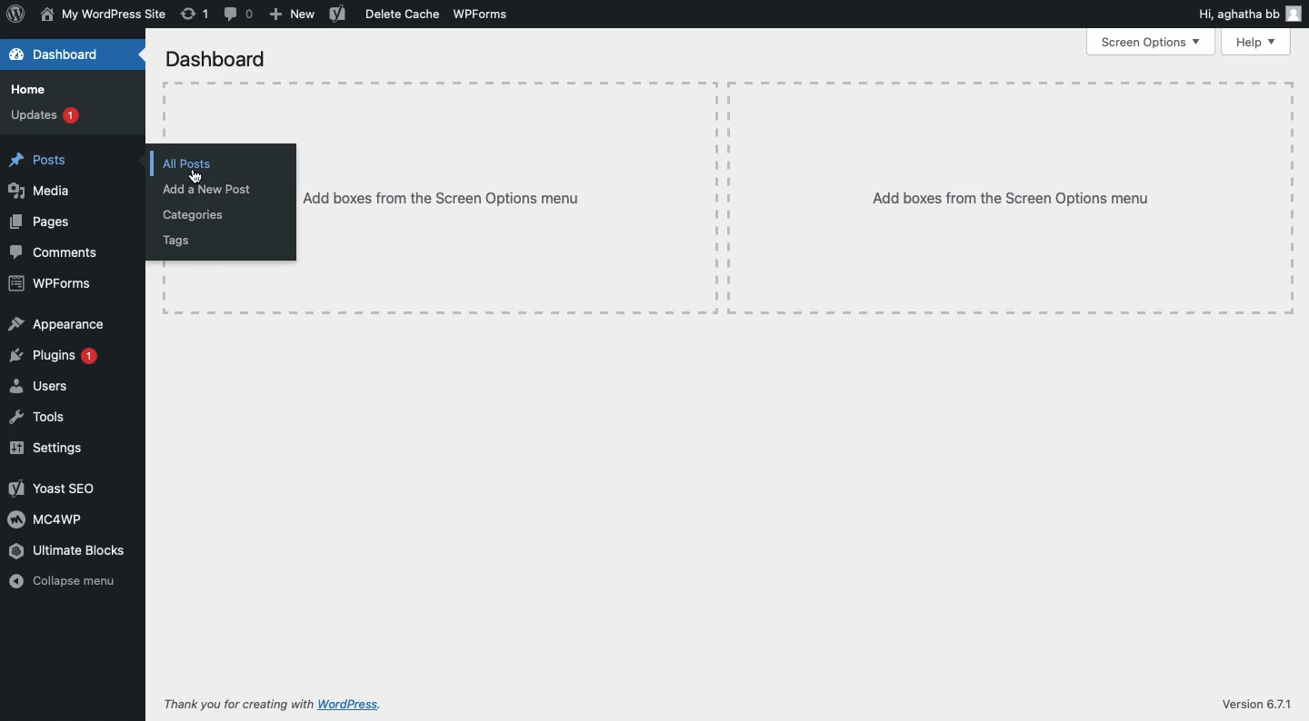 The width and height of the screenshot is (1309, 721). I want to click on Tags, so click(176, 242).